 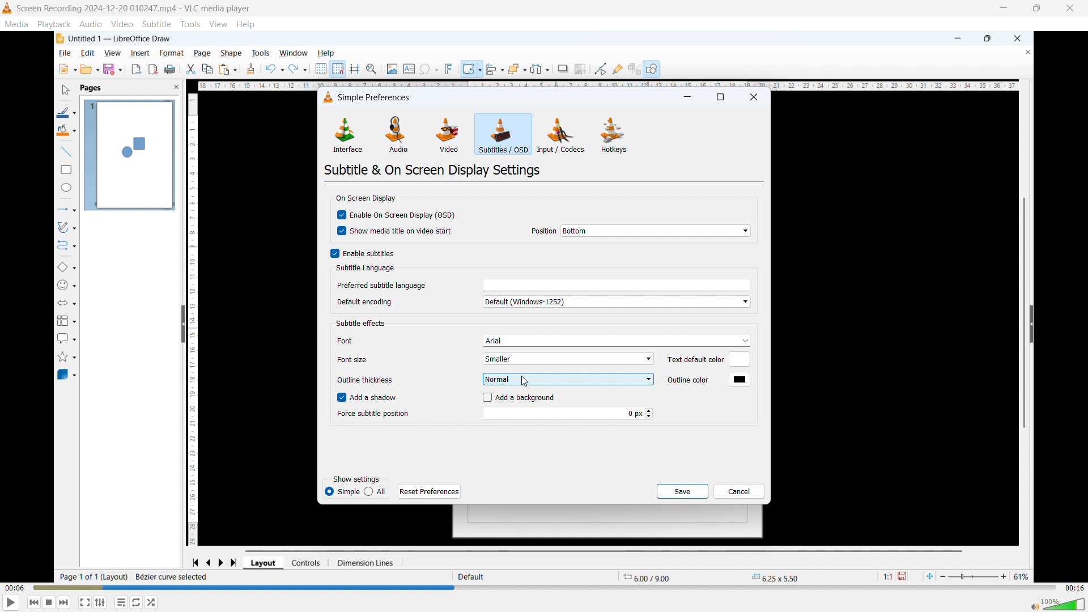 I want to click on Force subtitle position, so click(x=373, y=414).